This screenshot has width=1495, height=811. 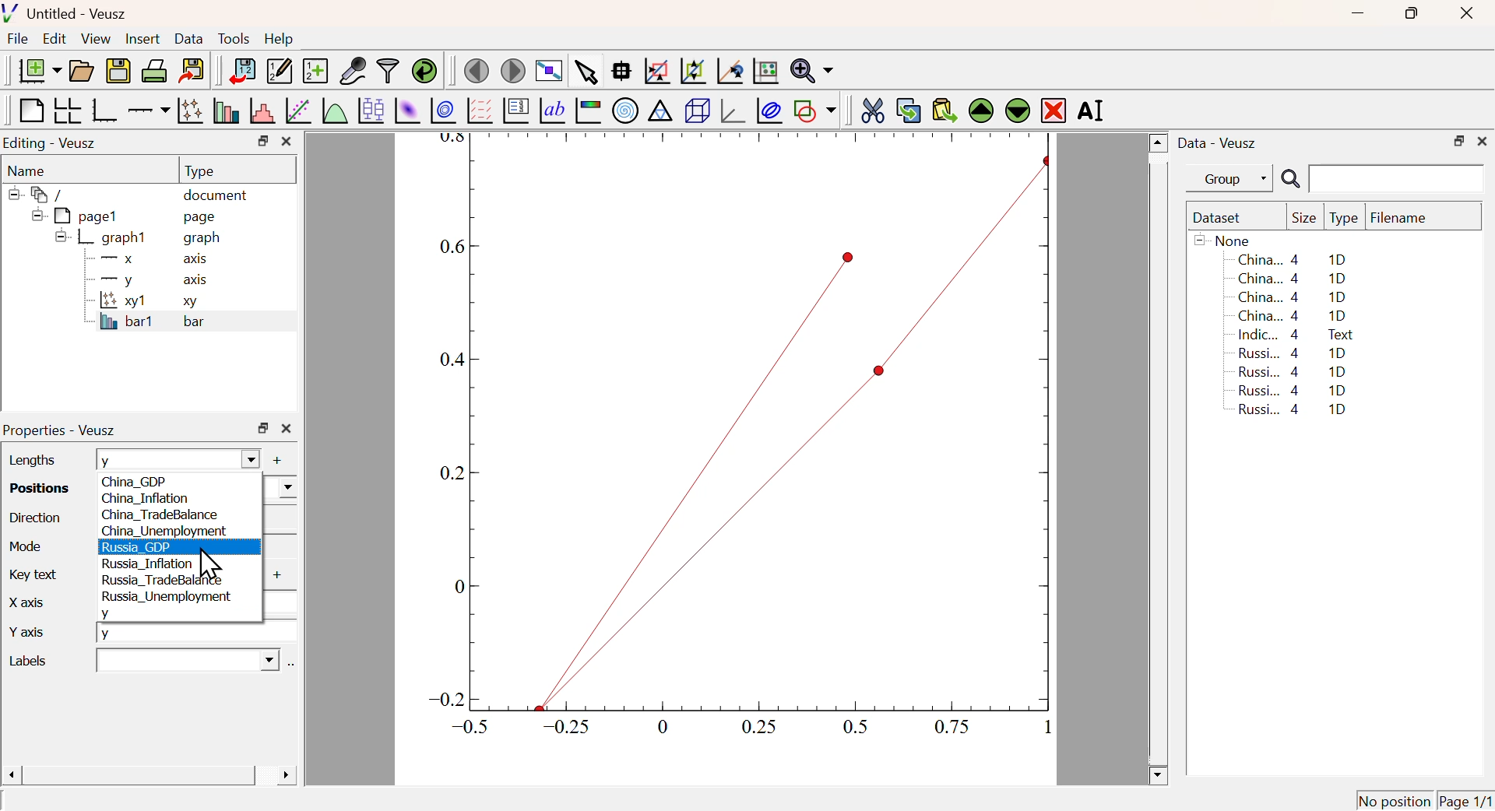 I want to click on Fit a function to data, so click(x=299, y=112).